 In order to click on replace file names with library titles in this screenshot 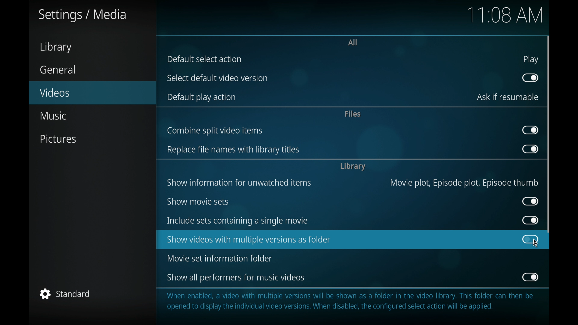, I will do `click(233, 150)`.